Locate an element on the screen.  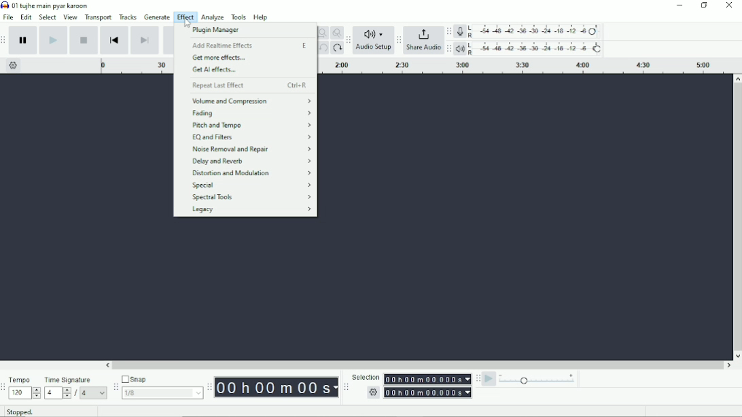
Play-at-speed is located at coordinates (489, 380).